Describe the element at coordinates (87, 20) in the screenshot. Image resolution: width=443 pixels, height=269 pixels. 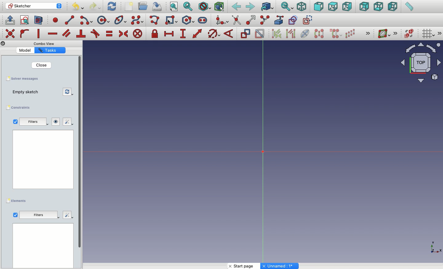
I see `arc` at that location.